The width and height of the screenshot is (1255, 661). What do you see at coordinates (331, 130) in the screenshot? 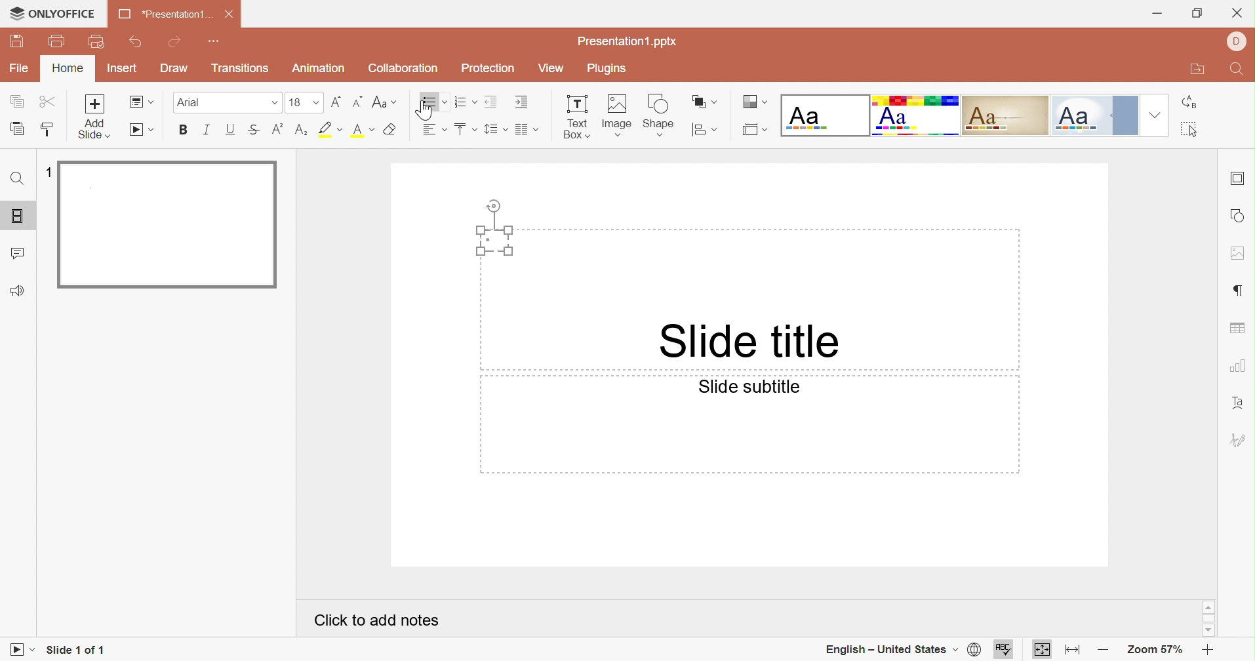
I see `Highlight font` at bounding box center [331, 130].